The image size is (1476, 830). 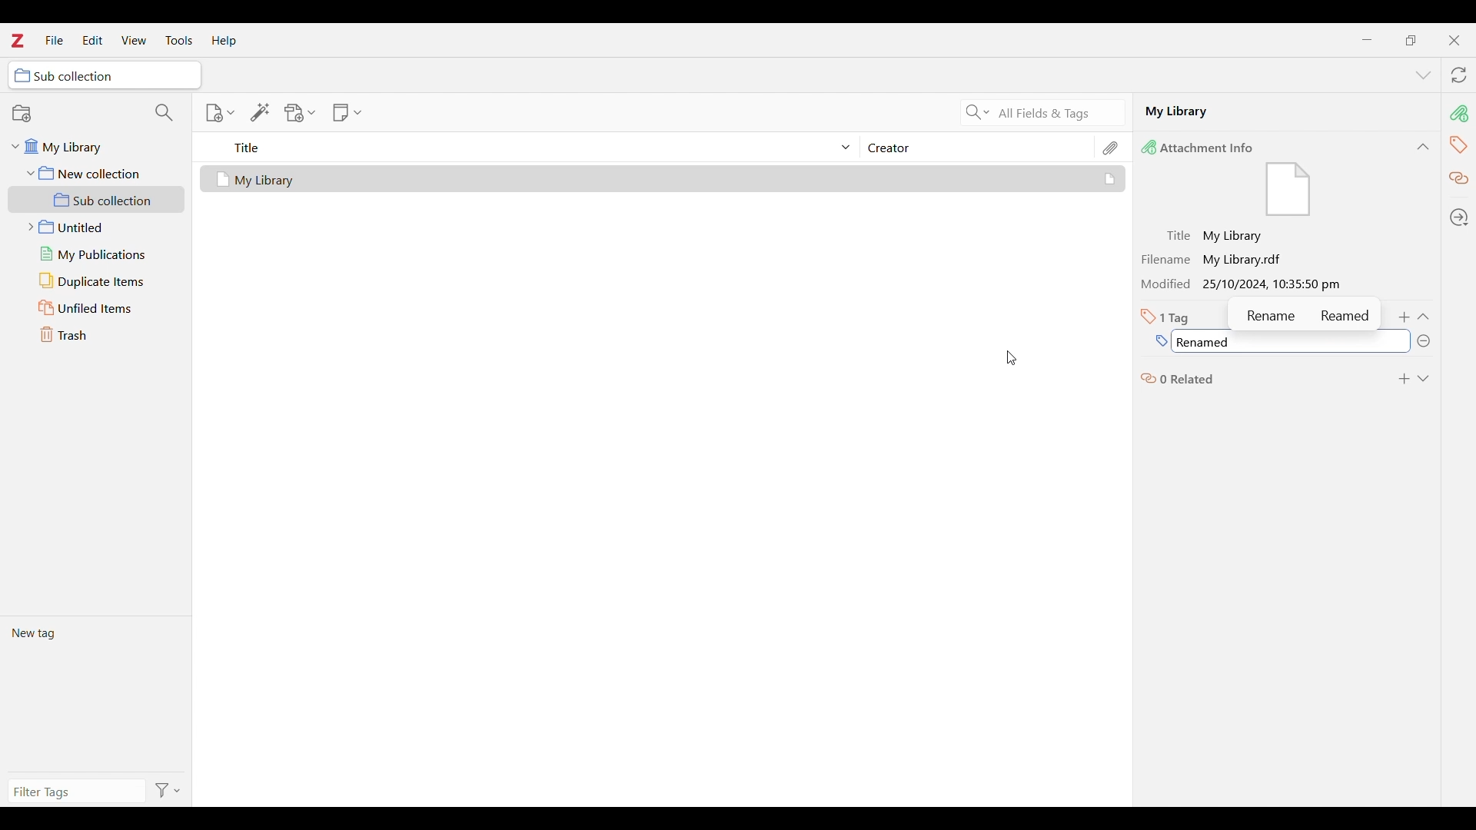 I want to click on Edit menu, so click(x=92, y=40).